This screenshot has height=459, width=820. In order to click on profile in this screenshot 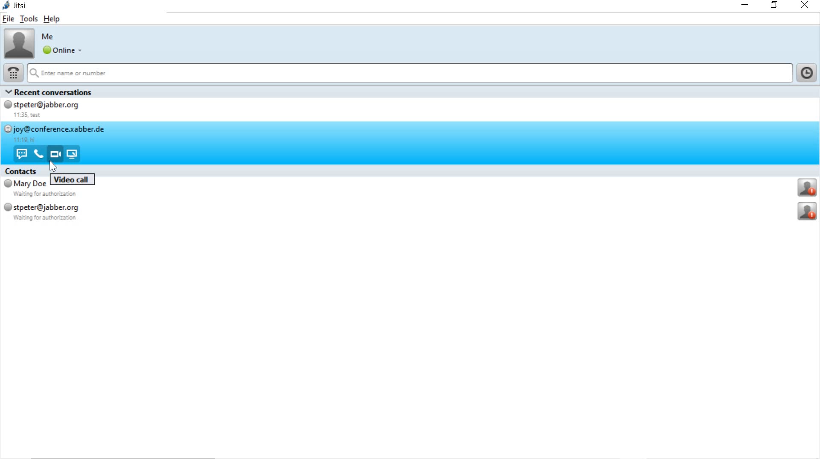, I will do `click(808, 212)`.